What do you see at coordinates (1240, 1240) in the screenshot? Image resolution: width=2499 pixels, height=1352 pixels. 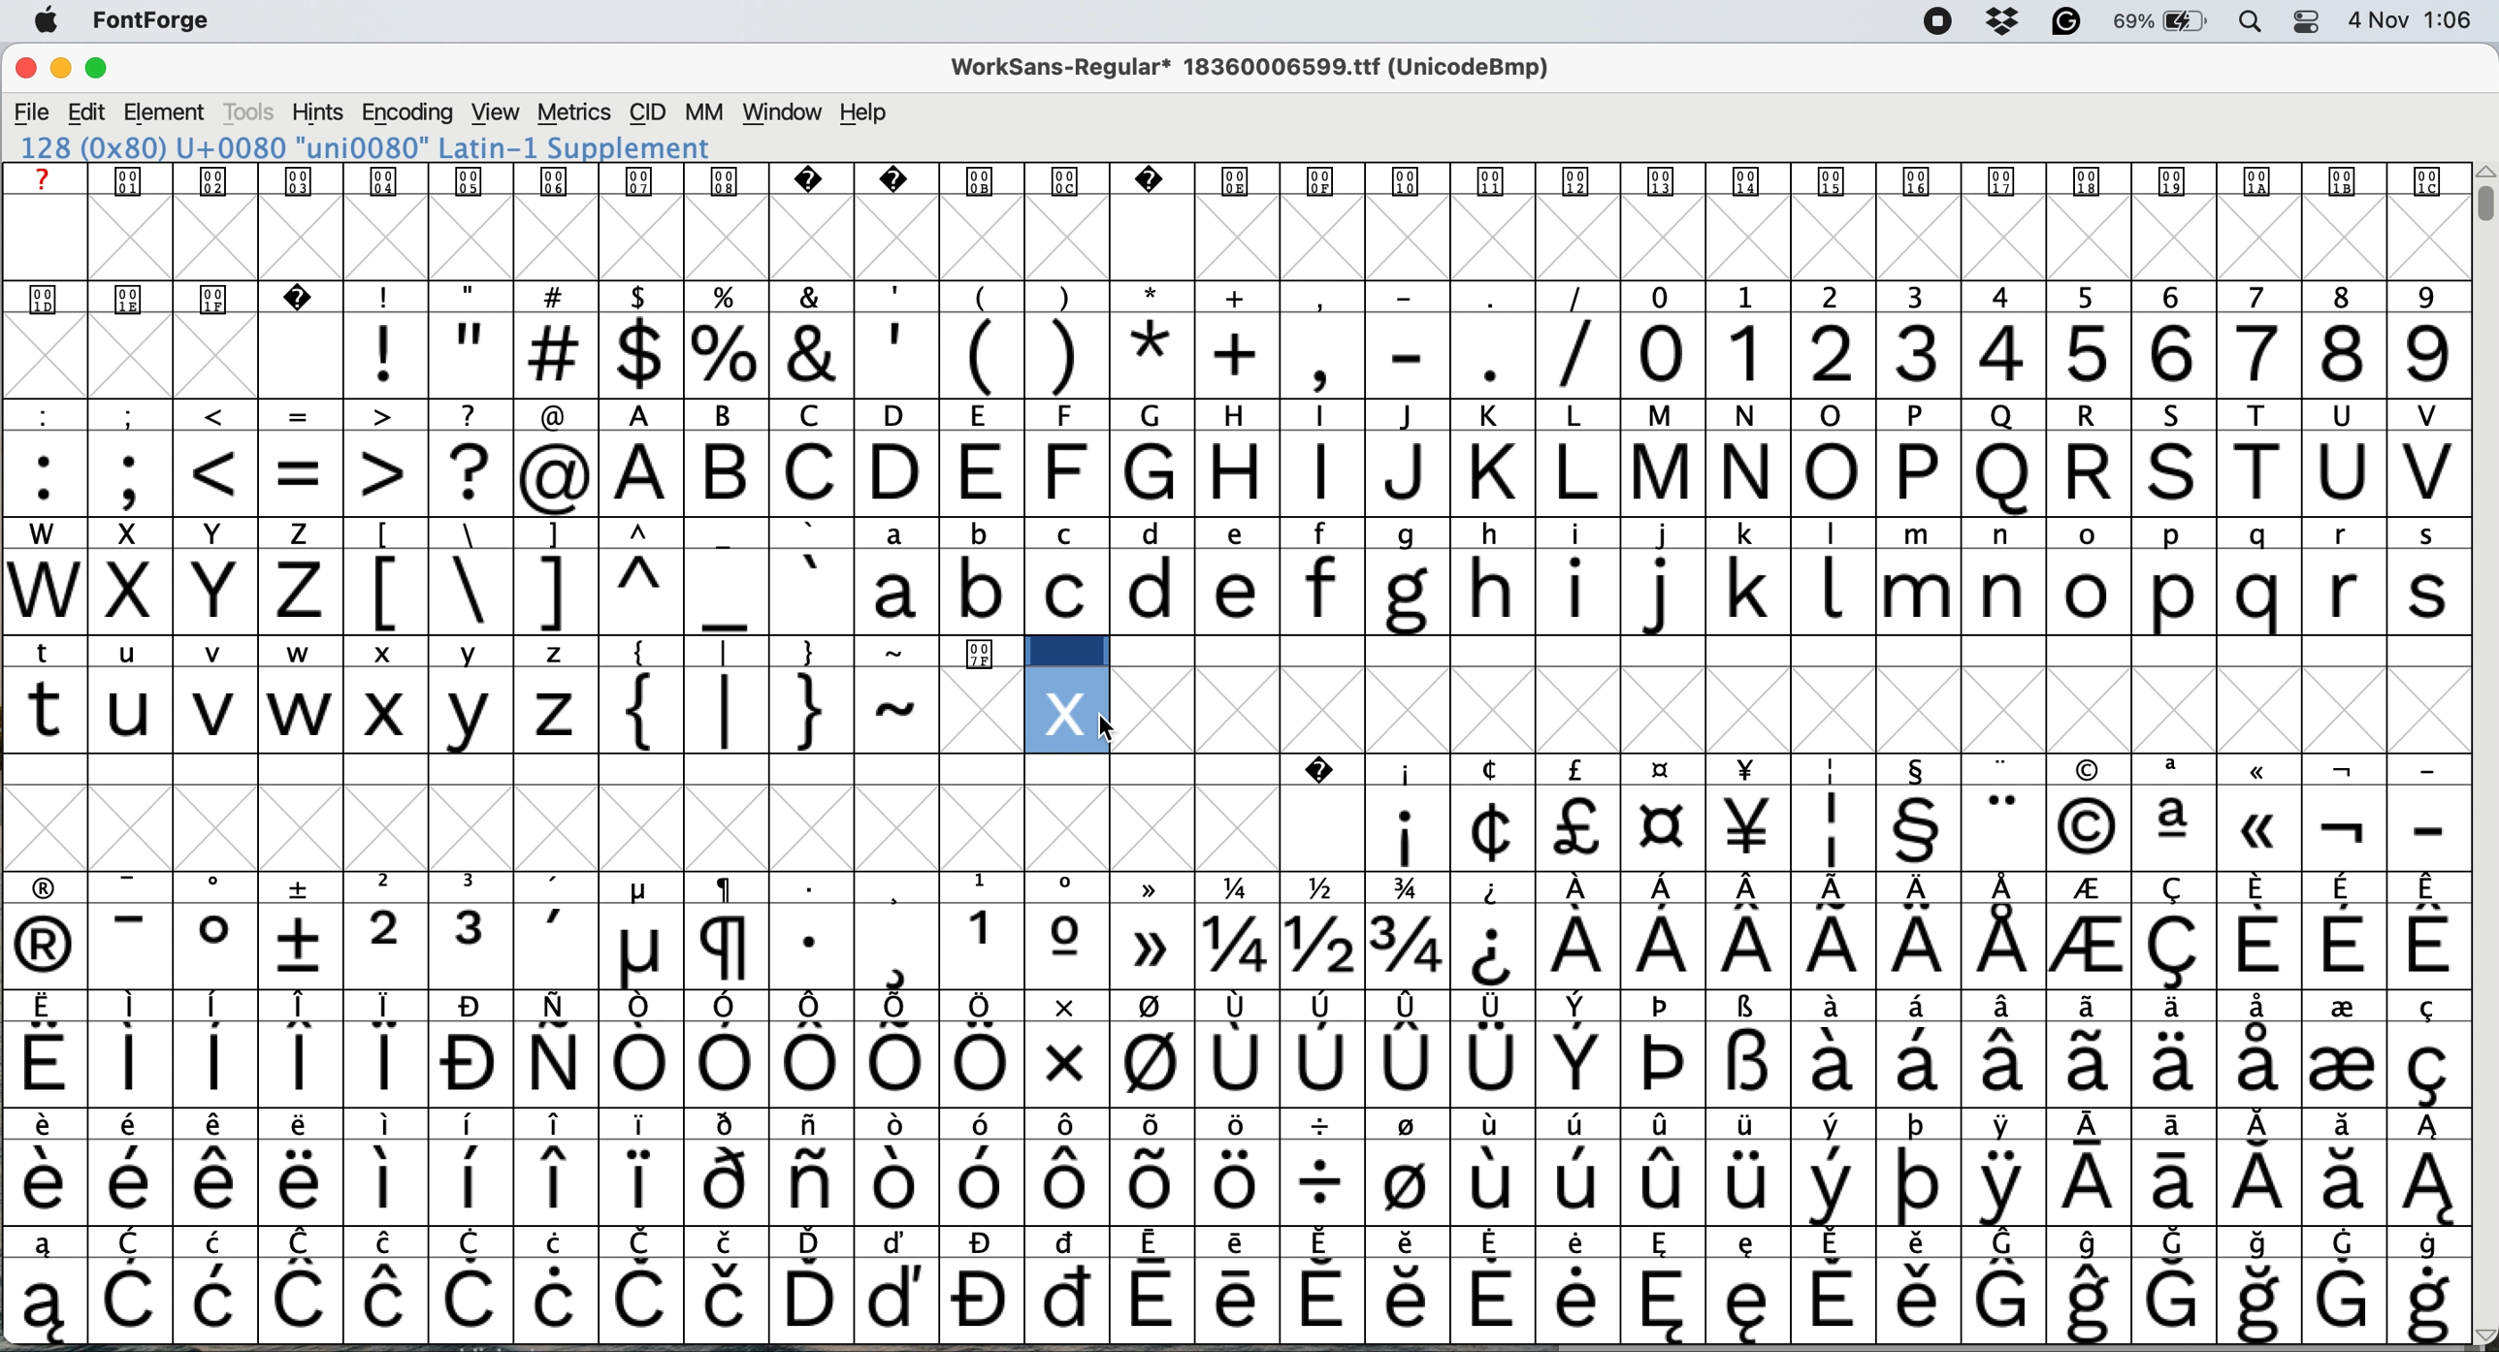 I see `special characters` at bounding box center [1240, 1240].